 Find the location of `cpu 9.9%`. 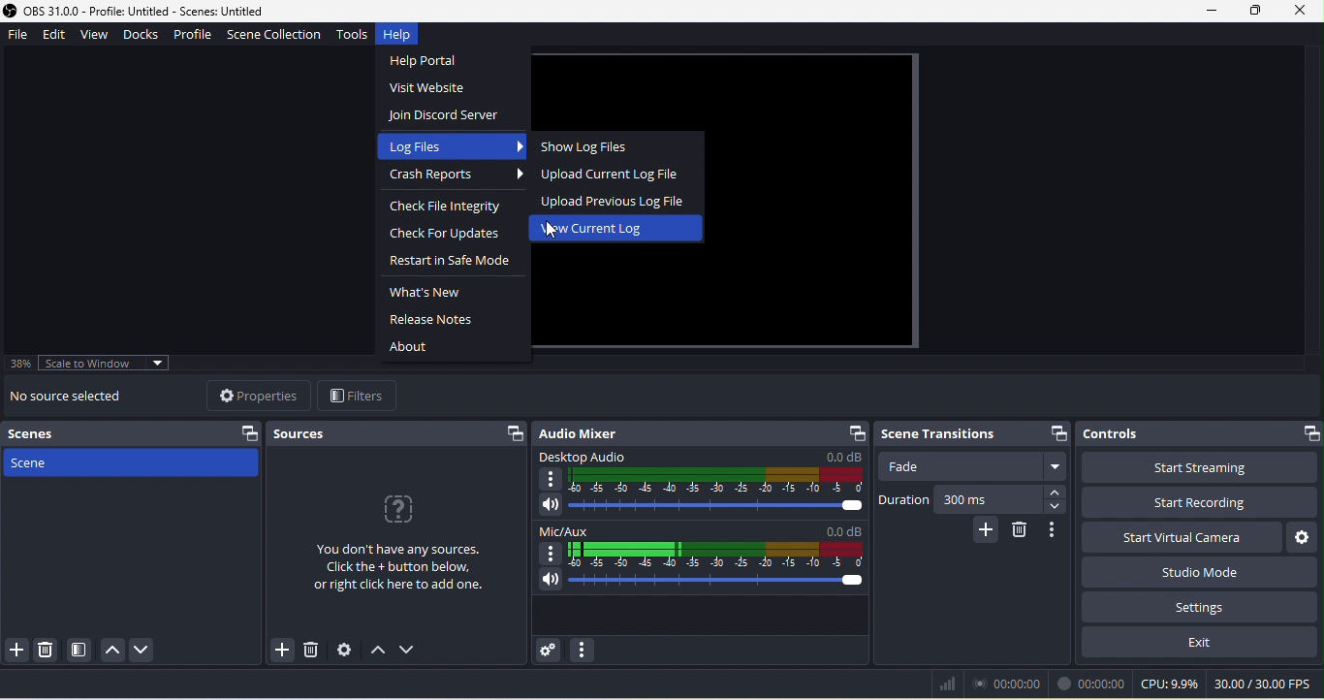

cpu 9.9% is located at coordinates (1170, 685).